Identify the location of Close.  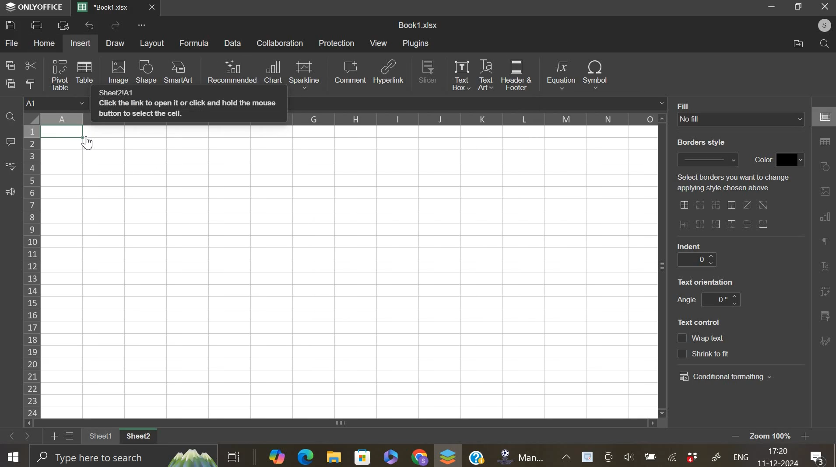
(825, 7).